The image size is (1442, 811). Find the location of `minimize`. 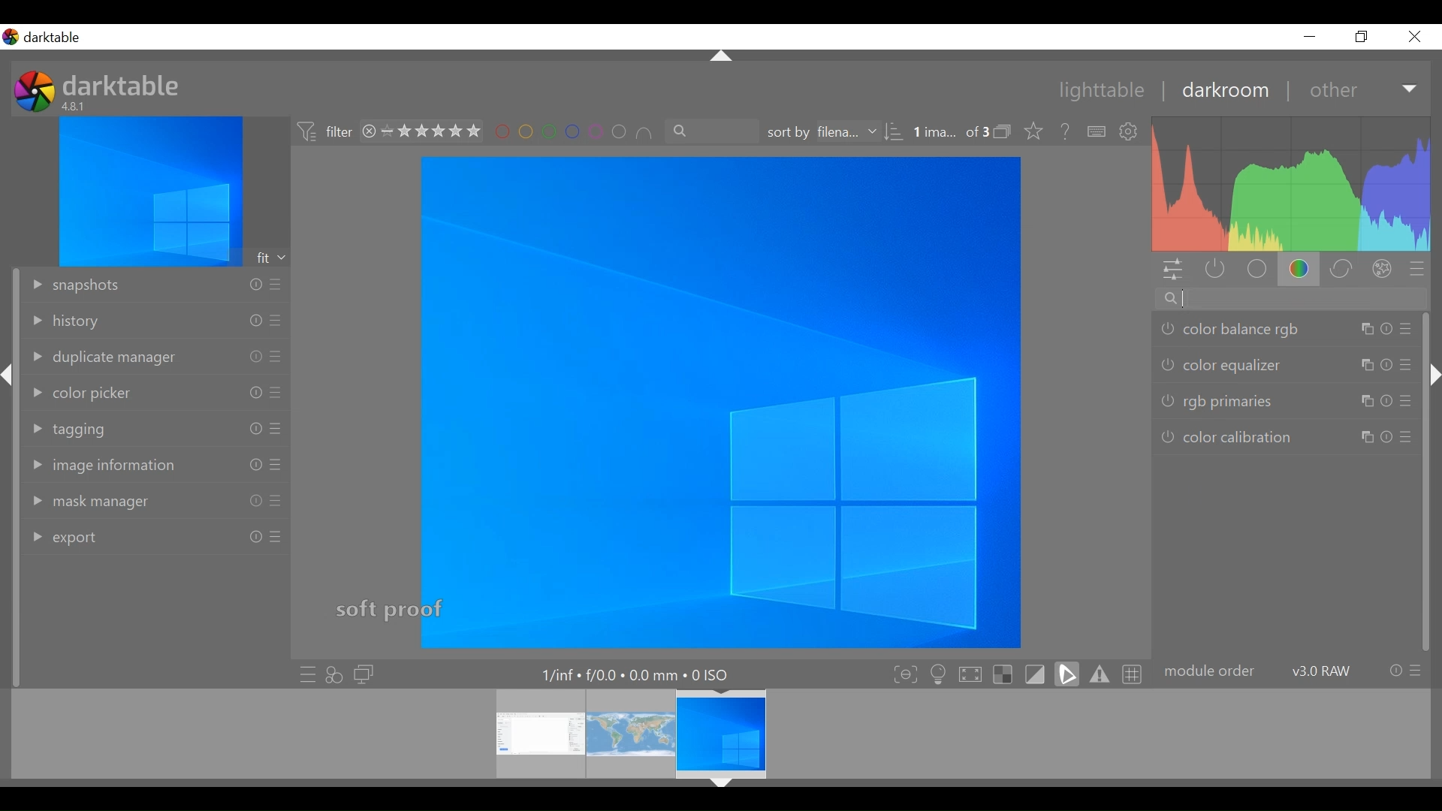

minimize is located at coordinates (1310, 37).